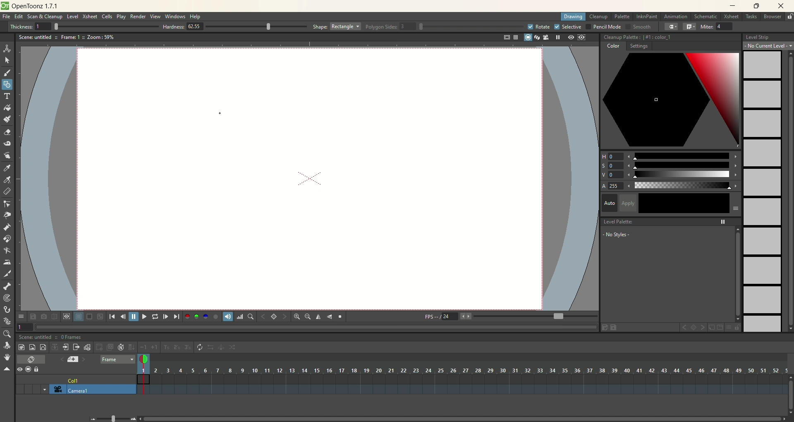  I want to click on tracker , so click(7, 299).